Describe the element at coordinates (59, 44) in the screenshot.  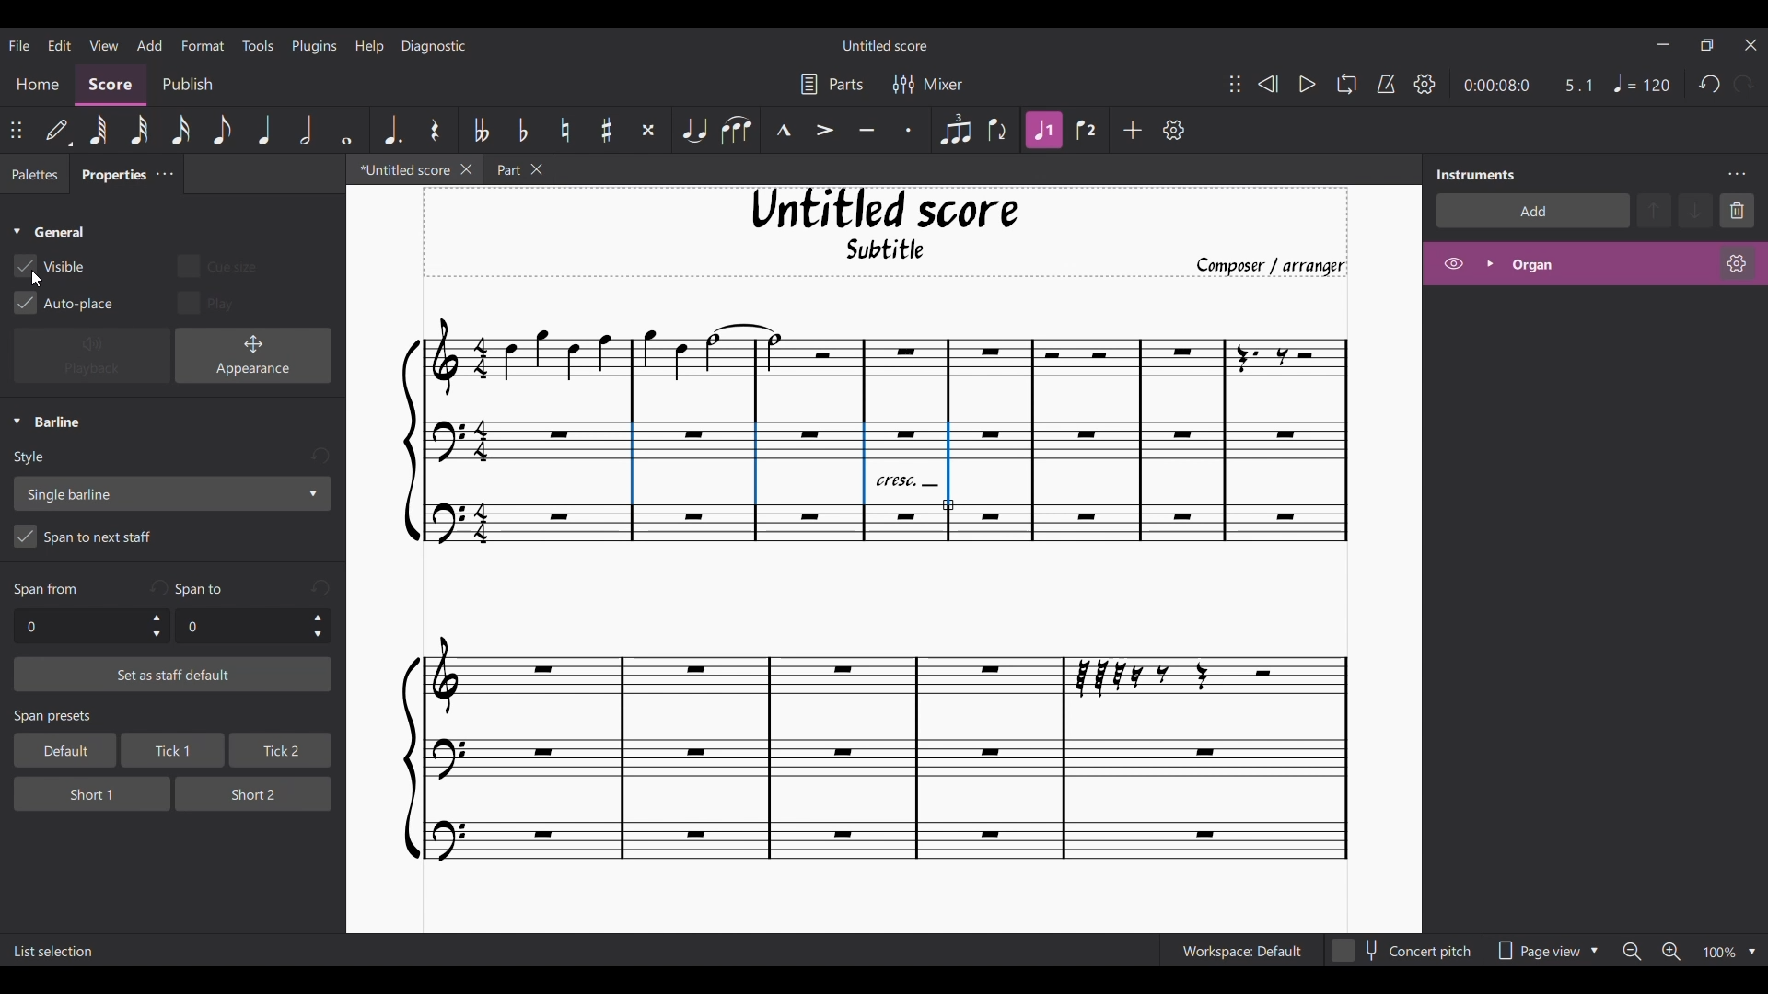
I see `Edit menu` at that location.